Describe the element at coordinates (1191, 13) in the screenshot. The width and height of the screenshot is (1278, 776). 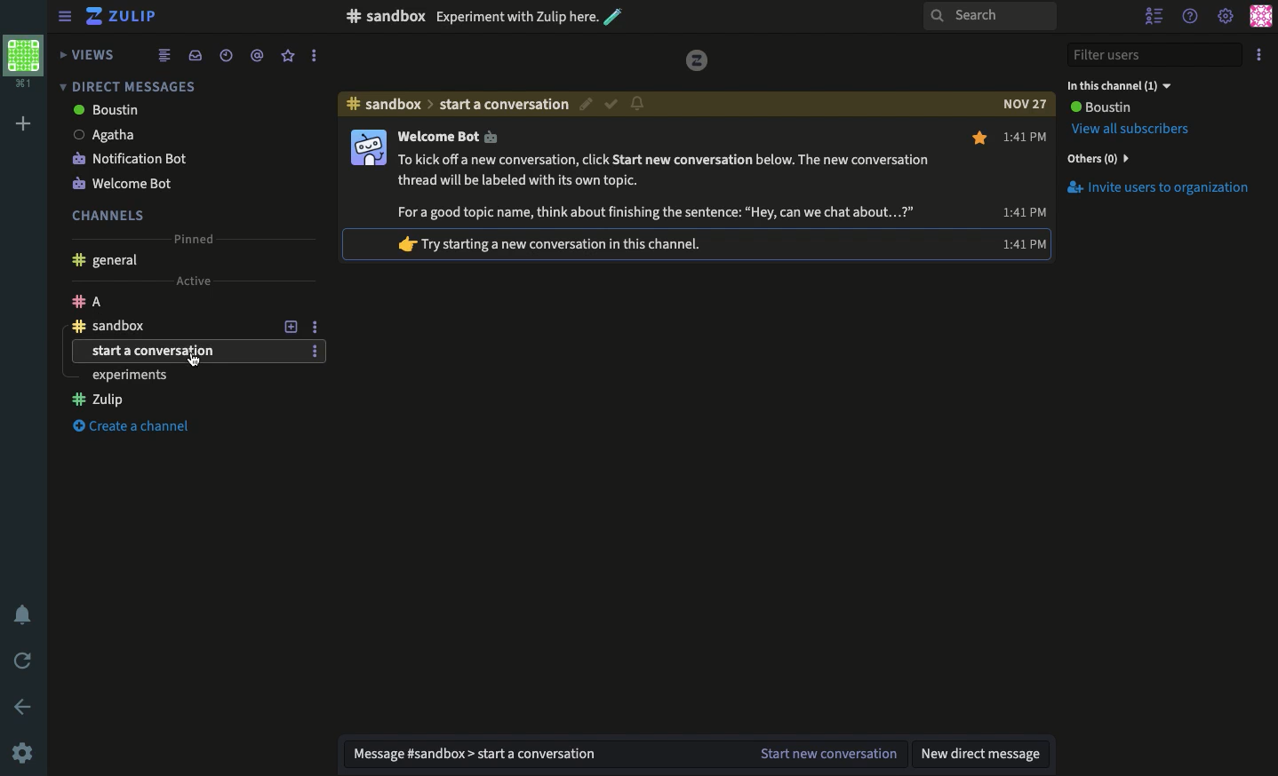
I see `Help` at that location.